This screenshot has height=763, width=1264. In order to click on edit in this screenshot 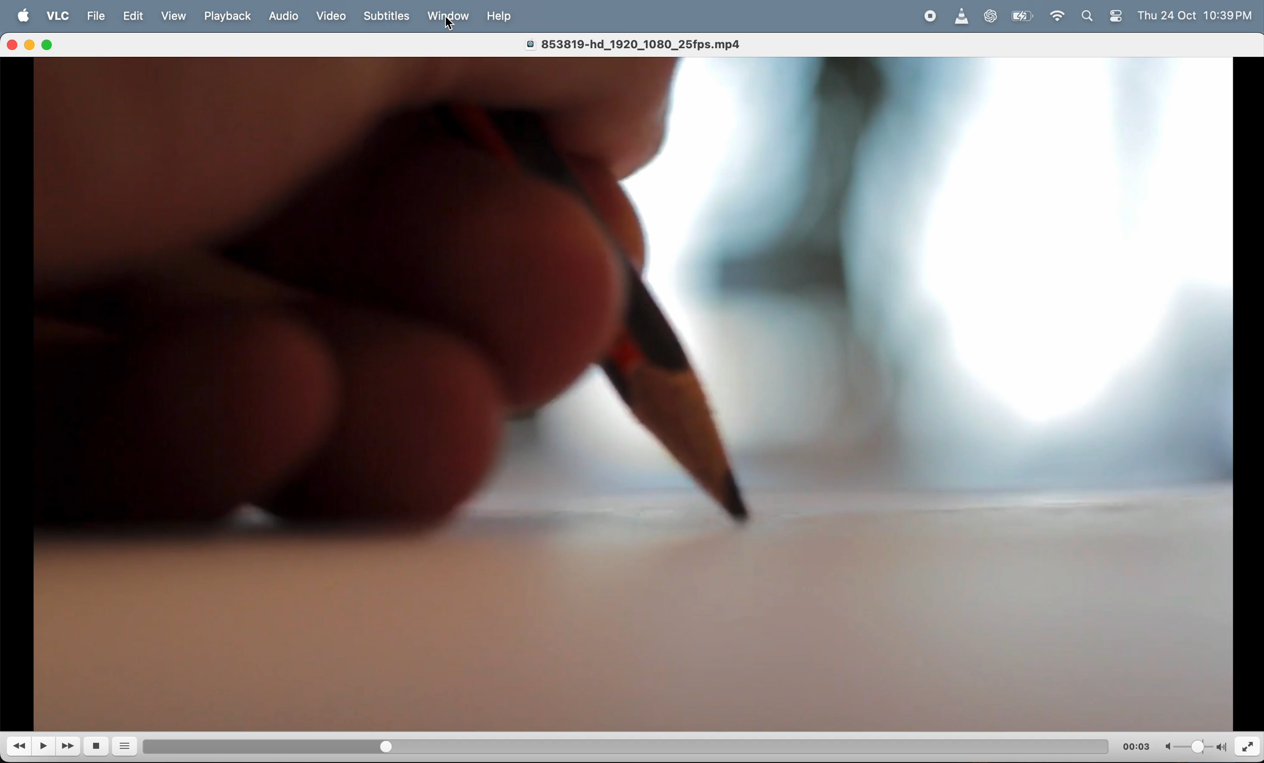, I will do `click(137, 16)`.